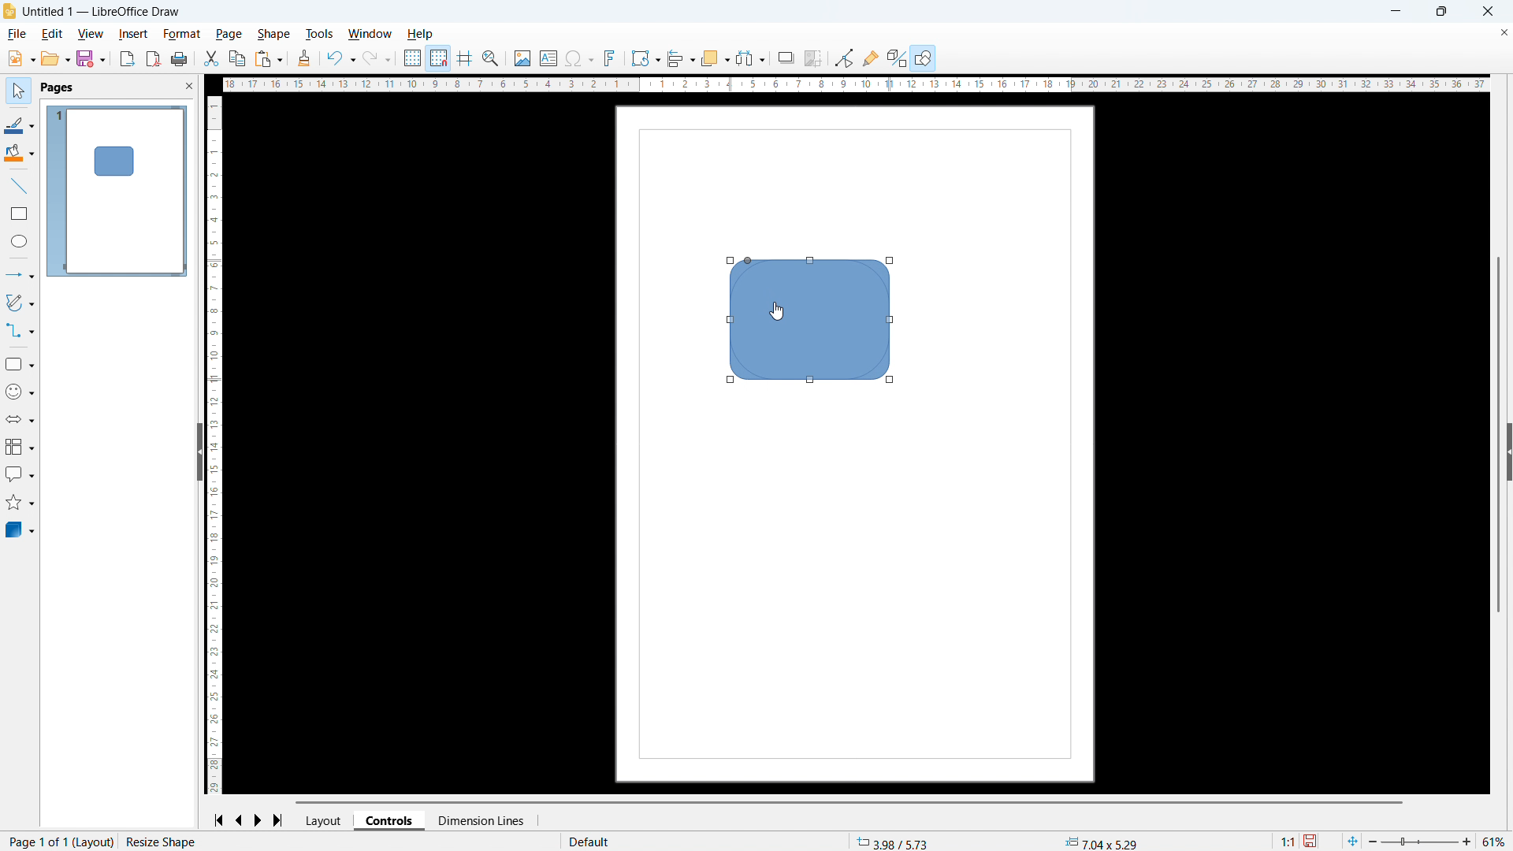 The width and height of the screenshot is (1513, 851). What do you see at coordinates (786, 57) in the screenshot?
I see `` at bounding box center [786, 57].